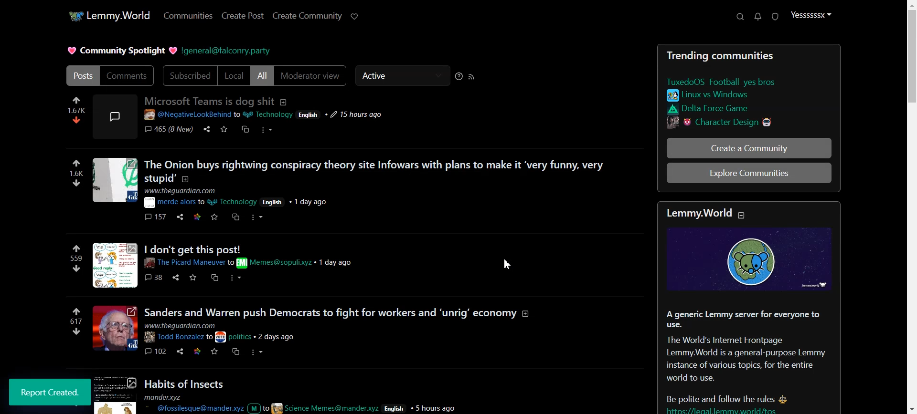 The height and width of the screenshot is (414, 917). Describe the element at coordinates (180, 350) in the screenshot. I see `share` at that location.